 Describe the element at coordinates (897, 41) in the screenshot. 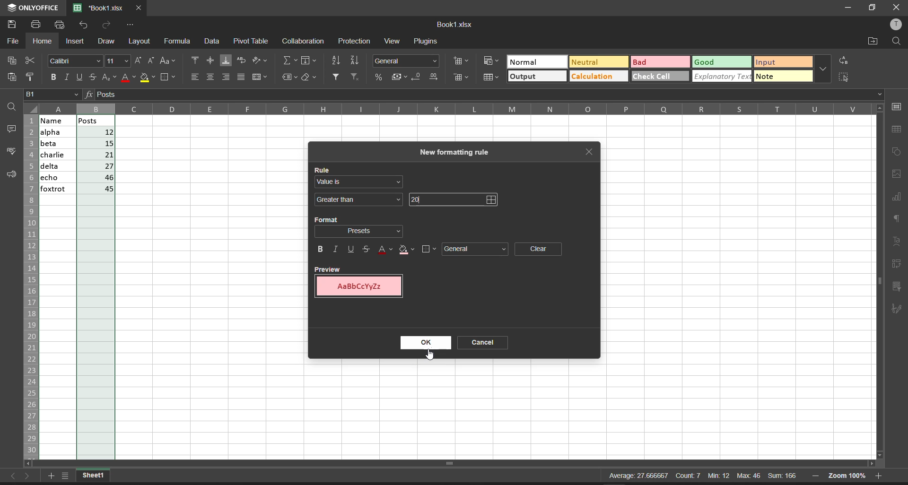

I see `find` at that location.